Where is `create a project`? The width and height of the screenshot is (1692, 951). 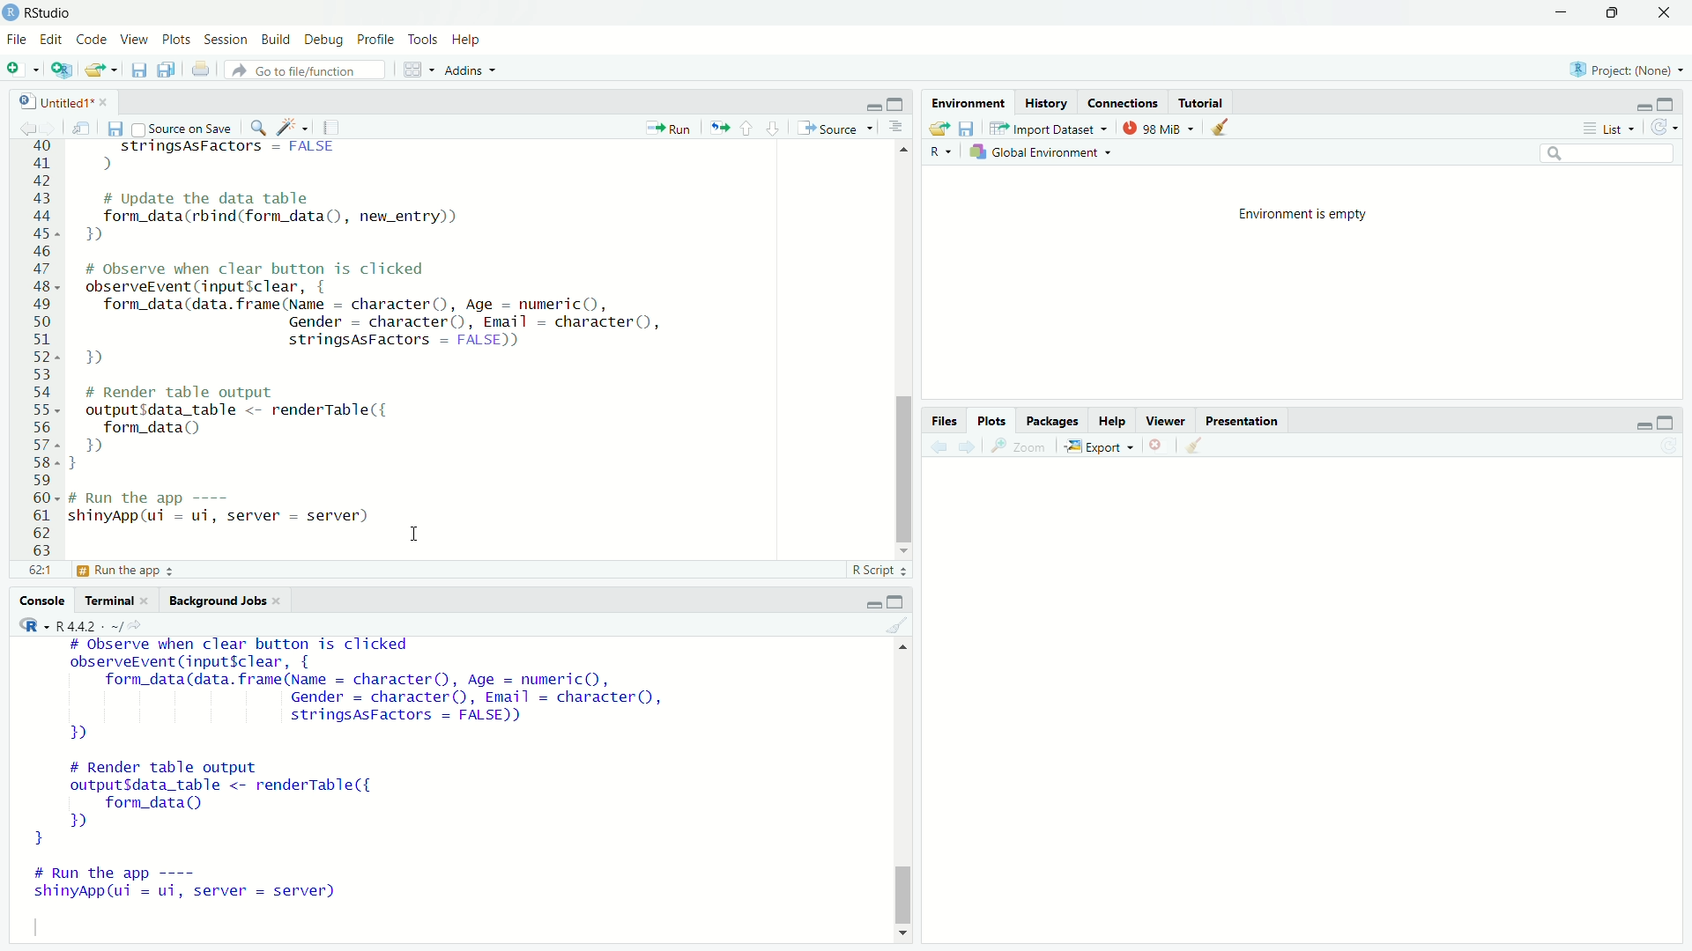 create a project is located at coordinates (62, 70).